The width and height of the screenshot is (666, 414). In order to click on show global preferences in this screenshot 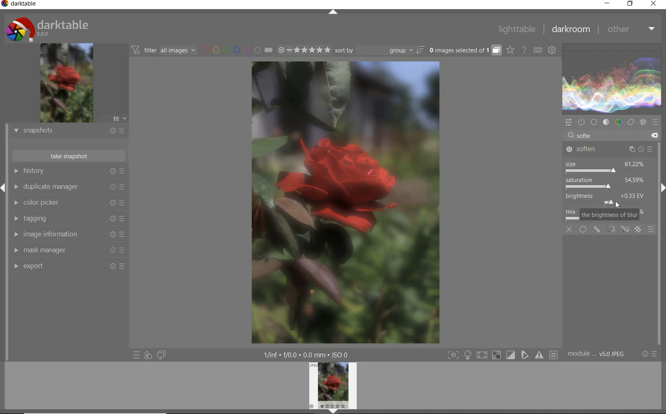, I will do `click(551, 51)`.